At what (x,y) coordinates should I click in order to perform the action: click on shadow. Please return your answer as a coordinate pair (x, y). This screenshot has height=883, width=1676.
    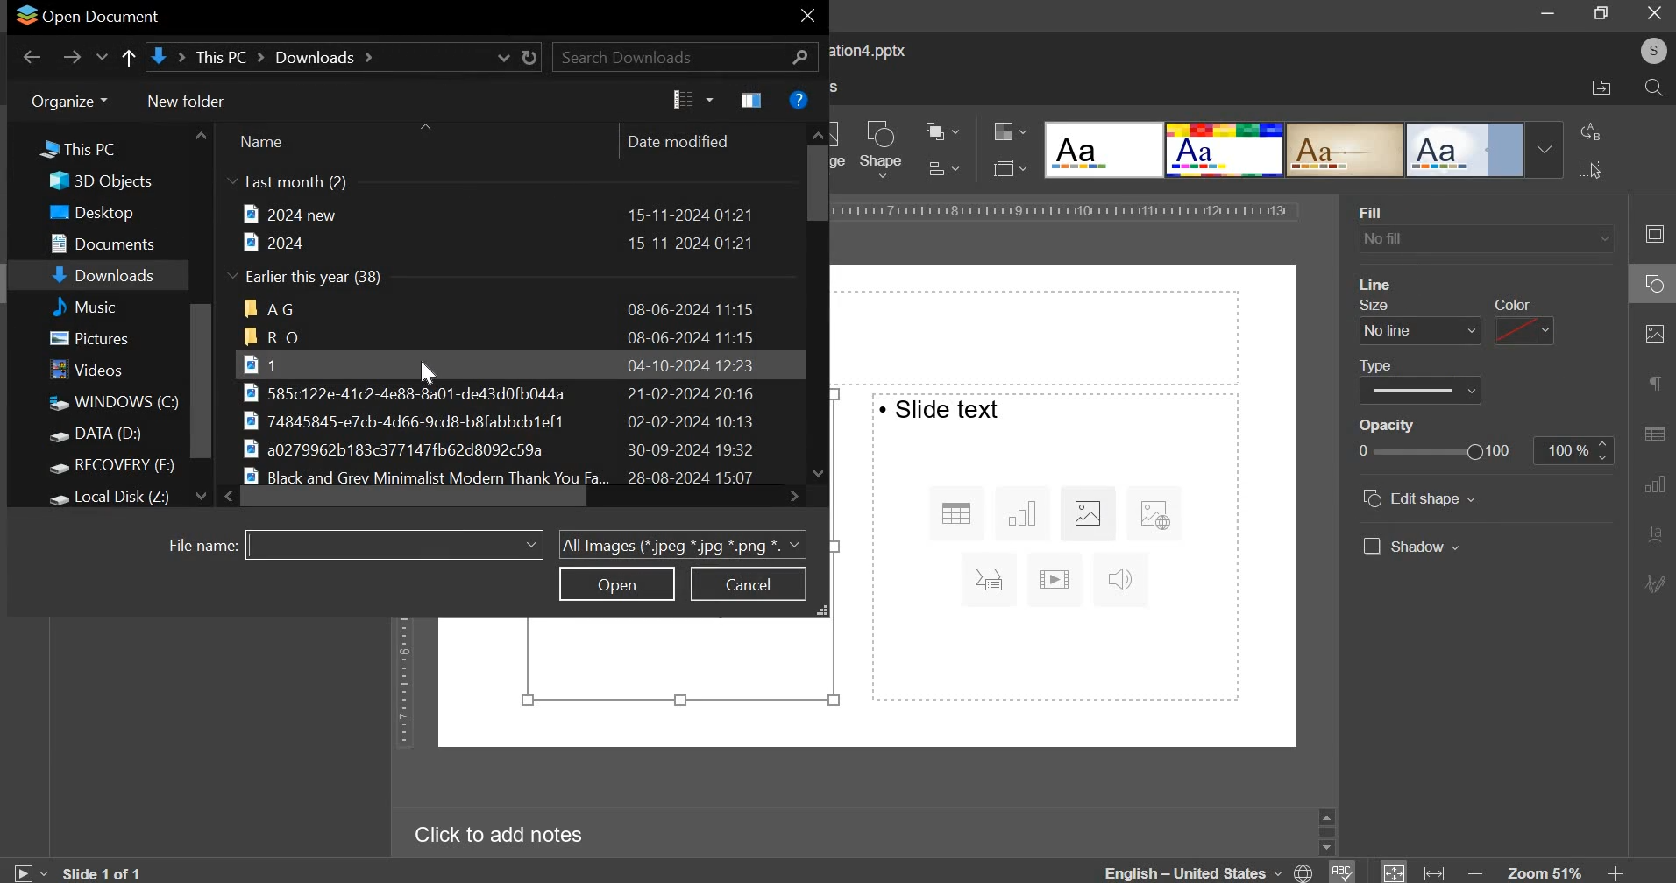
    Looking at the image, I should click on (1410, 546).